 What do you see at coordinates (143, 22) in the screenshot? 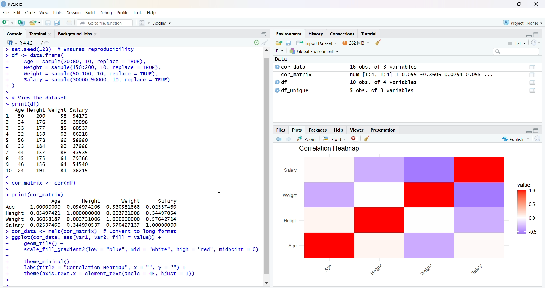
I see `Workspace panes` at bounding box center [143, 22].